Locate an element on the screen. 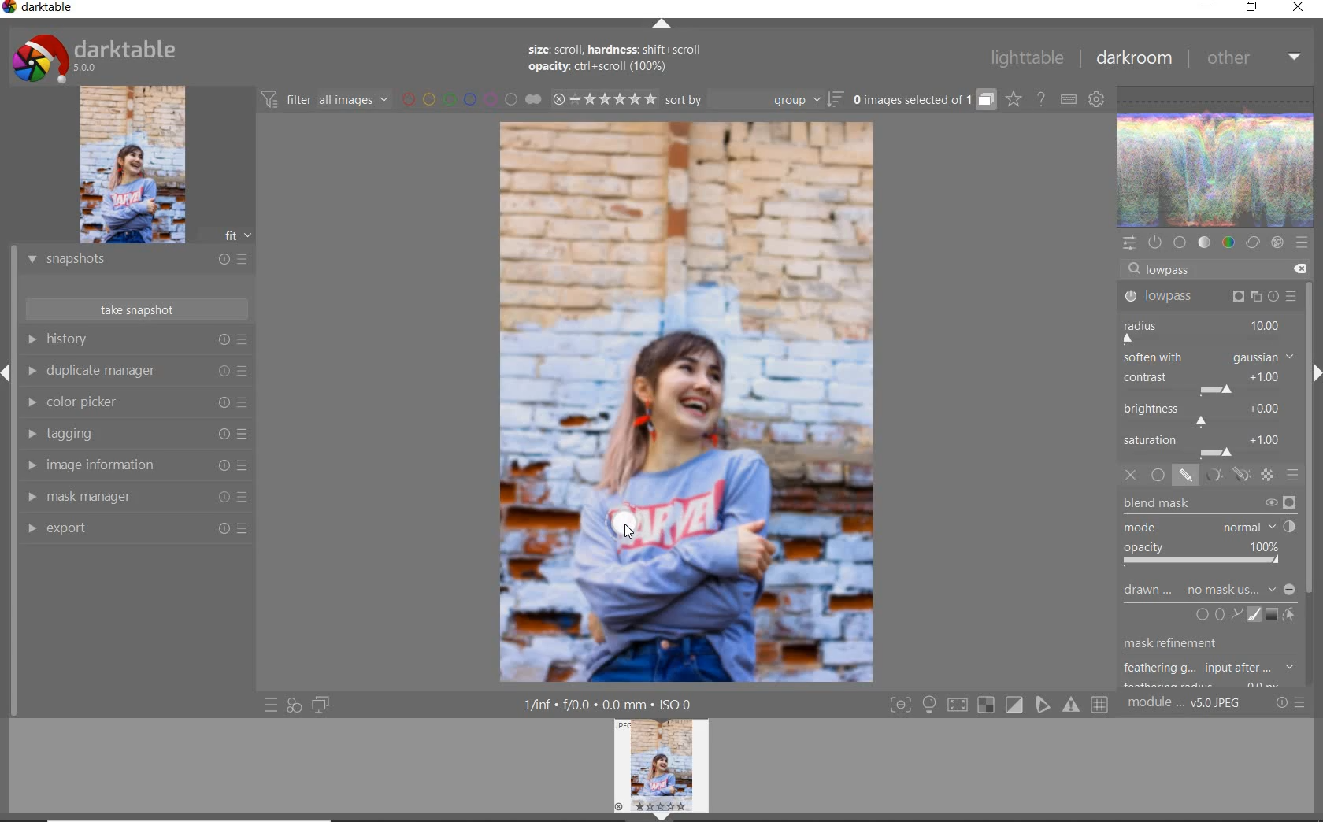  color is located at coordinates (1228, 243).